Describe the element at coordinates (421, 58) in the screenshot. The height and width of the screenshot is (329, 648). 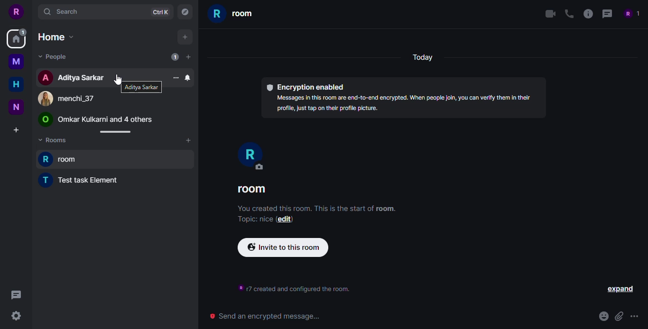
I see `today` at that location.